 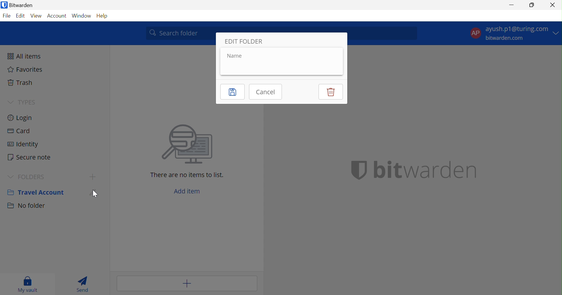 I want to click on Restore Down, so click(x=531, y=6).